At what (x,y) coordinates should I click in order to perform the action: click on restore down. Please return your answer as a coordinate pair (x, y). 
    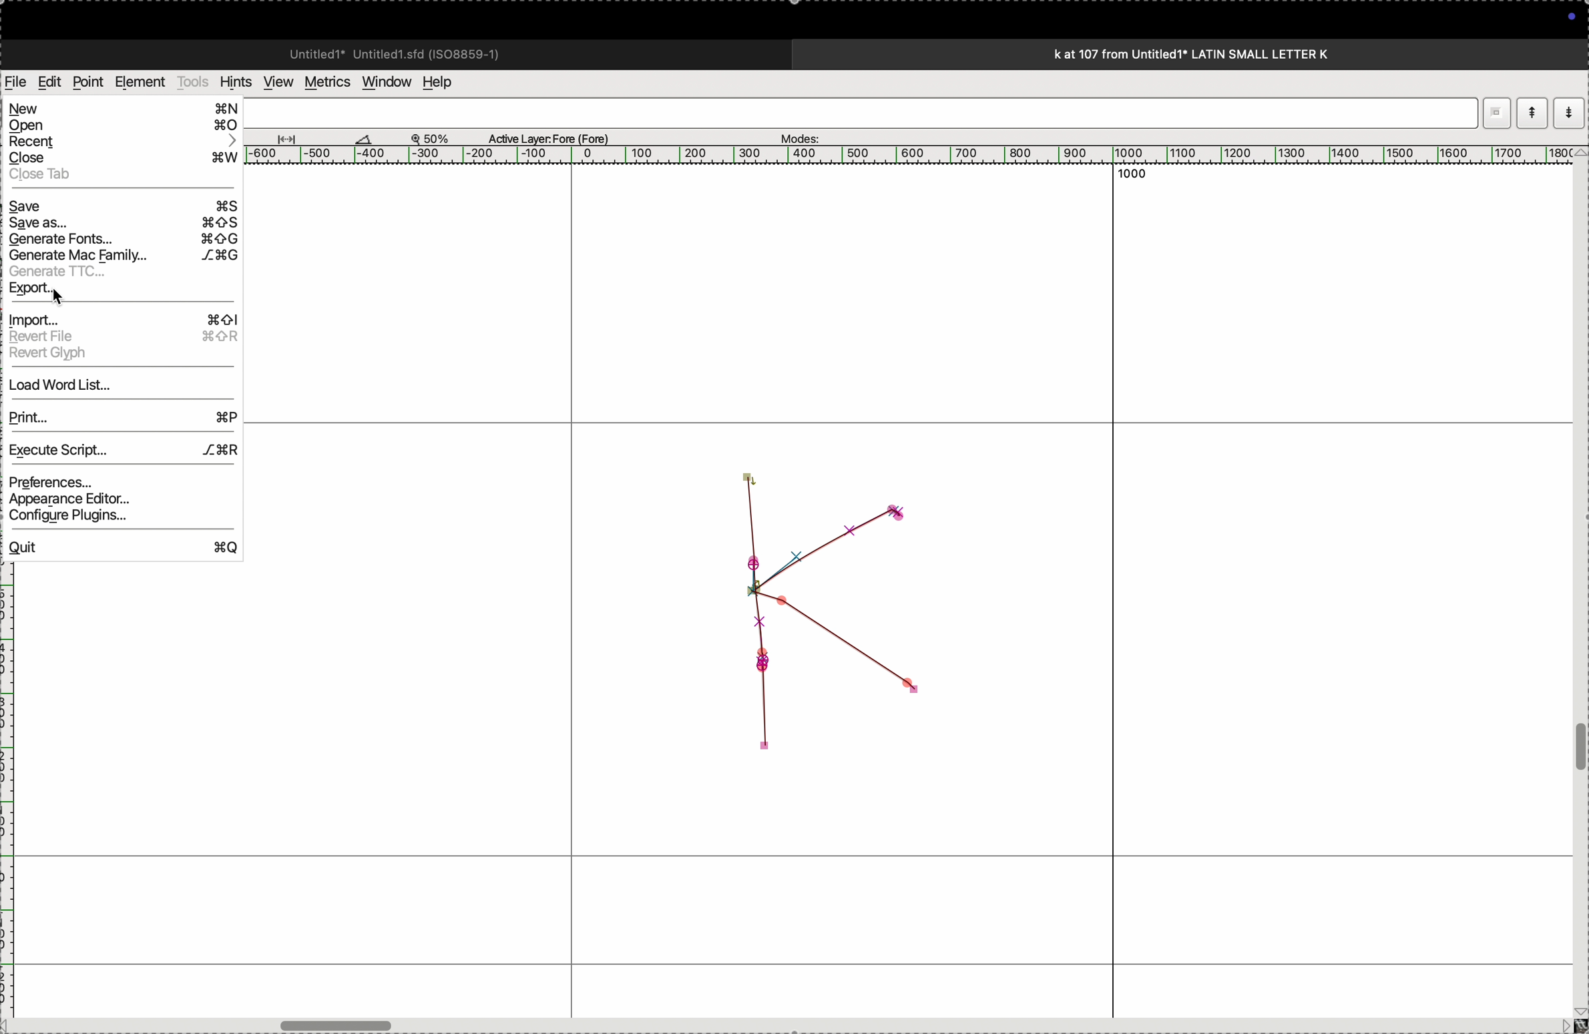
    Looking at the image, I should click on (1497, 111).